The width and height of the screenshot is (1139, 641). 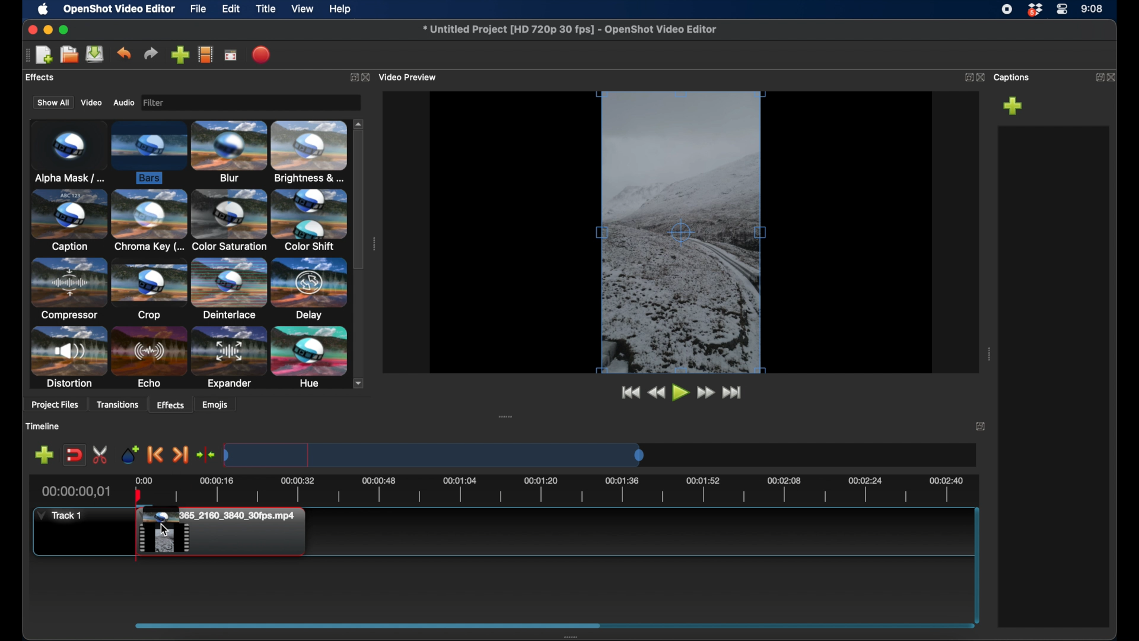 I want to click on project files, so click(x=52, y=78).